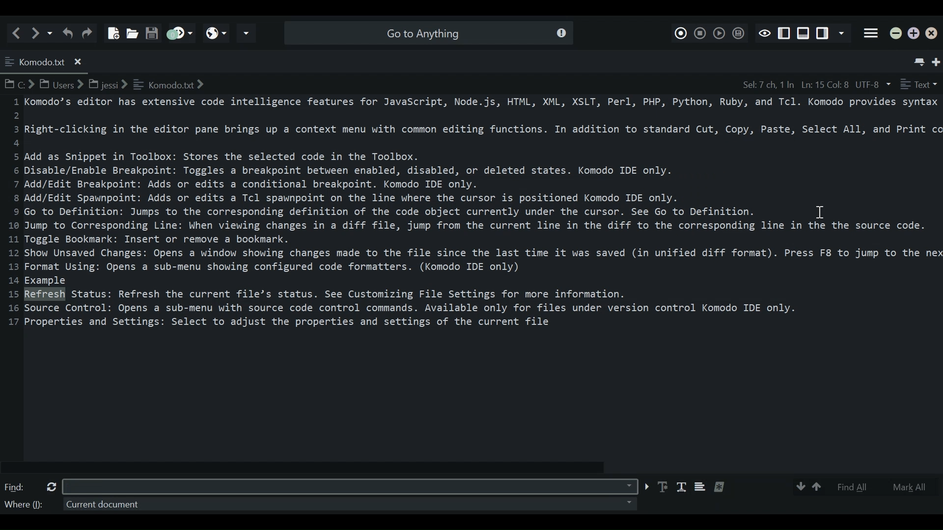 This screenshot has width=943, height=530. I want to click on Find, so click(16, 487).